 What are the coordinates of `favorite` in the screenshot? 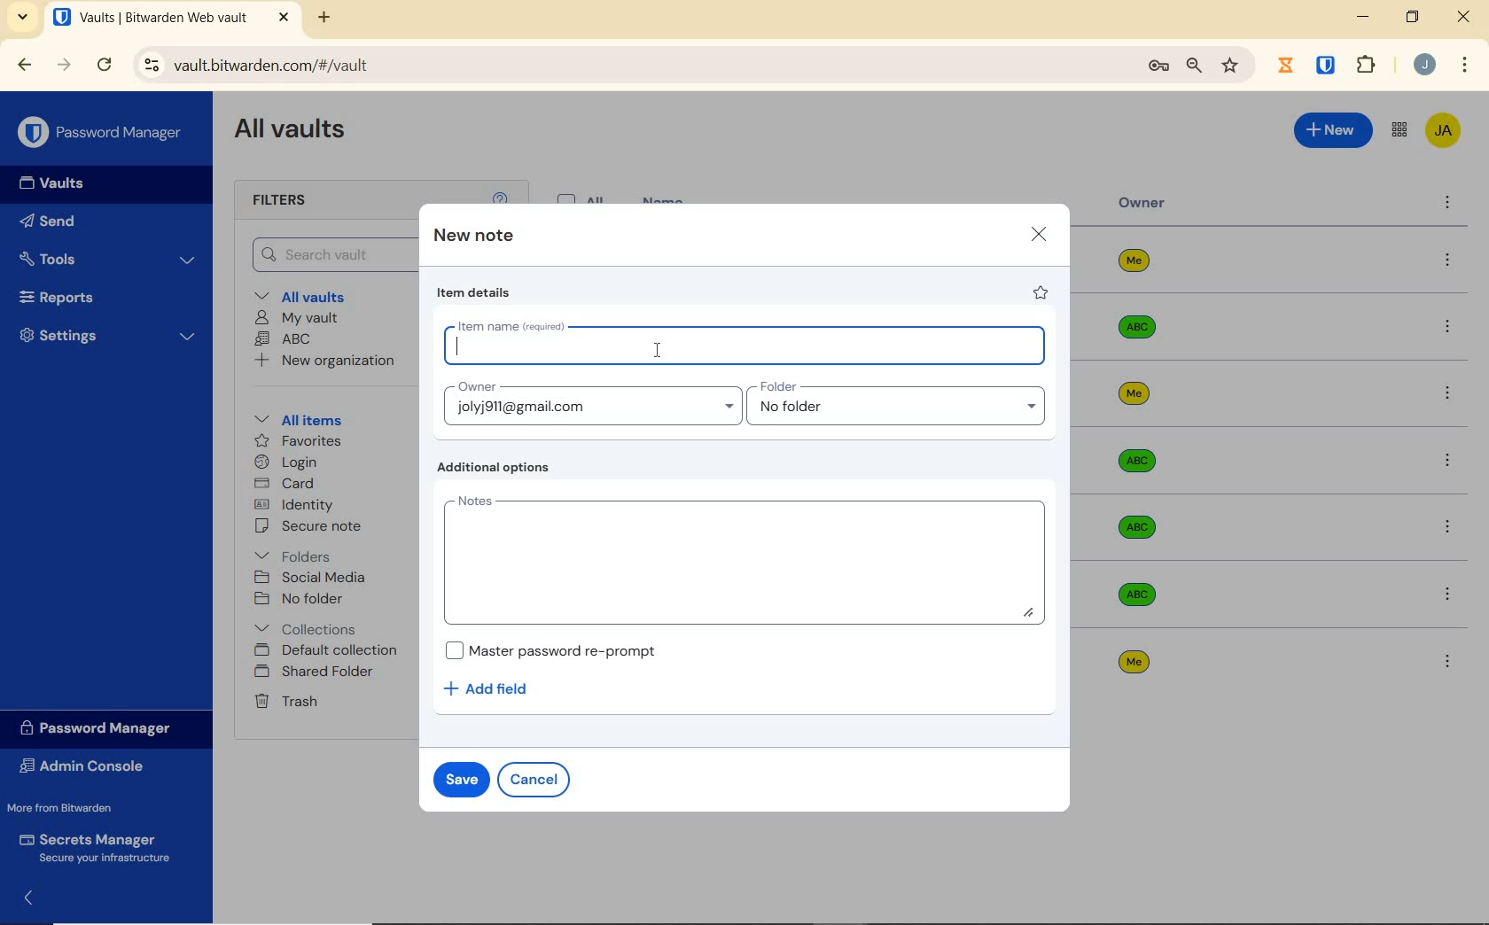 It's located at (1041, 295).